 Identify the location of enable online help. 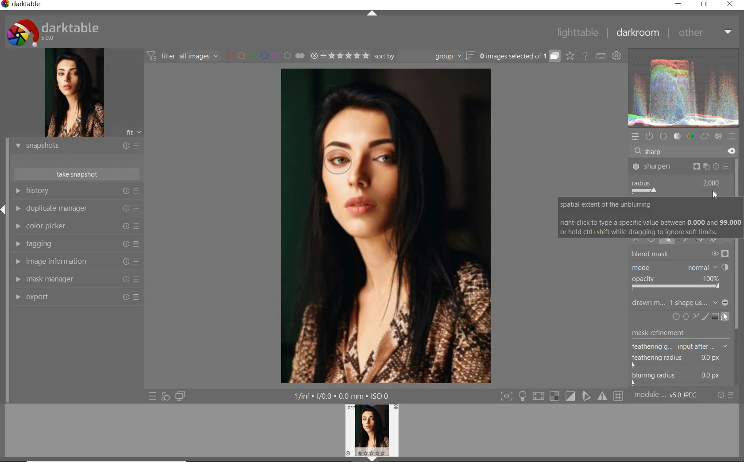
(585, 57).